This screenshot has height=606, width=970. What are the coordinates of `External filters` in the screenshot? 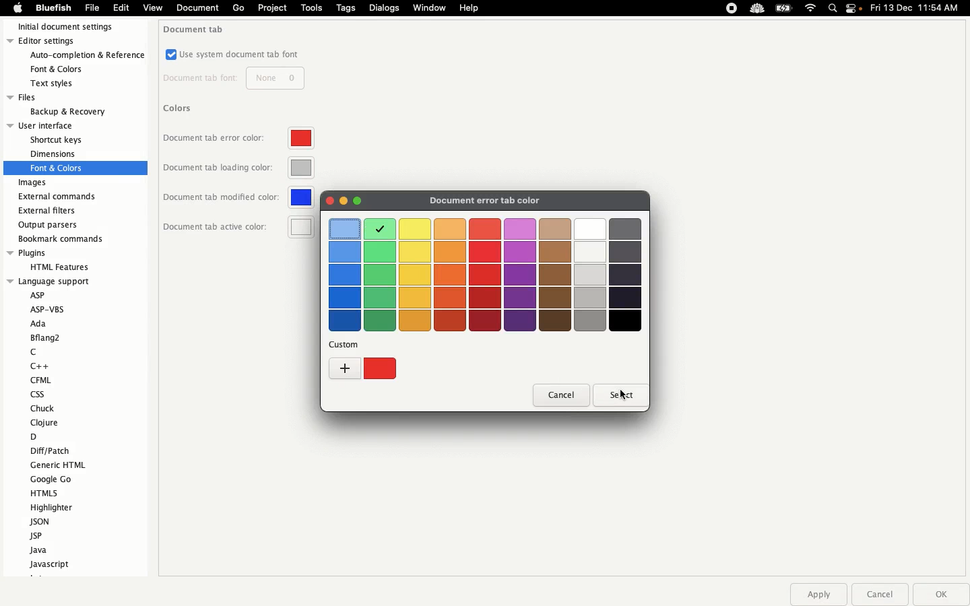 It's located at (49, 211).